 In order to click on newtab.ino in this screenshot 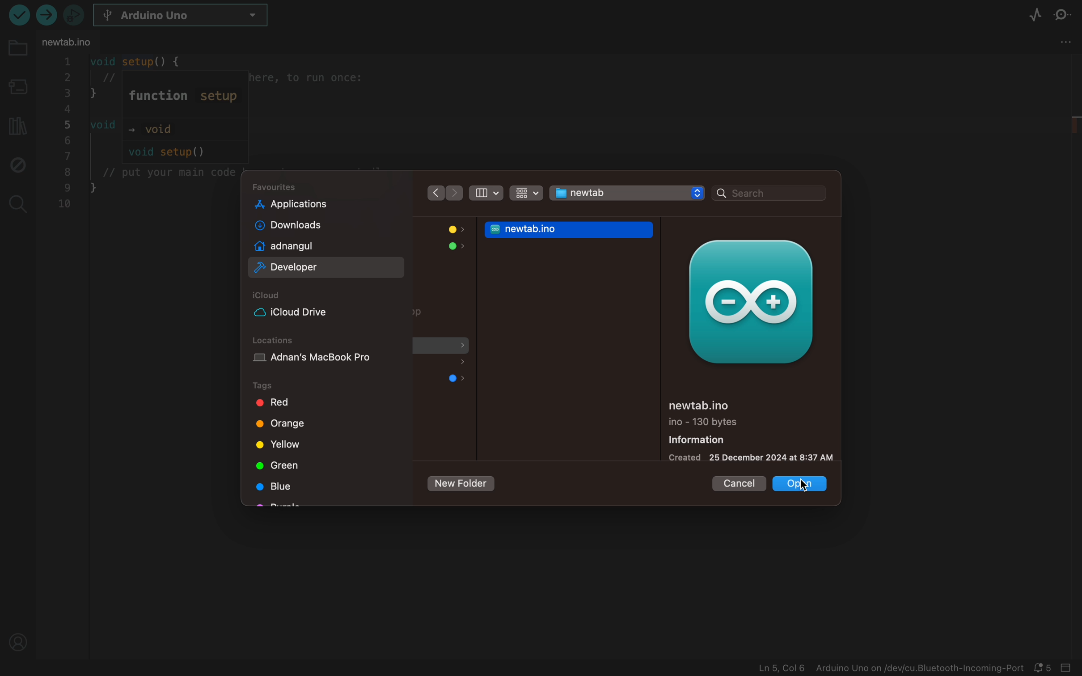, I will do `click(571, 229)`.